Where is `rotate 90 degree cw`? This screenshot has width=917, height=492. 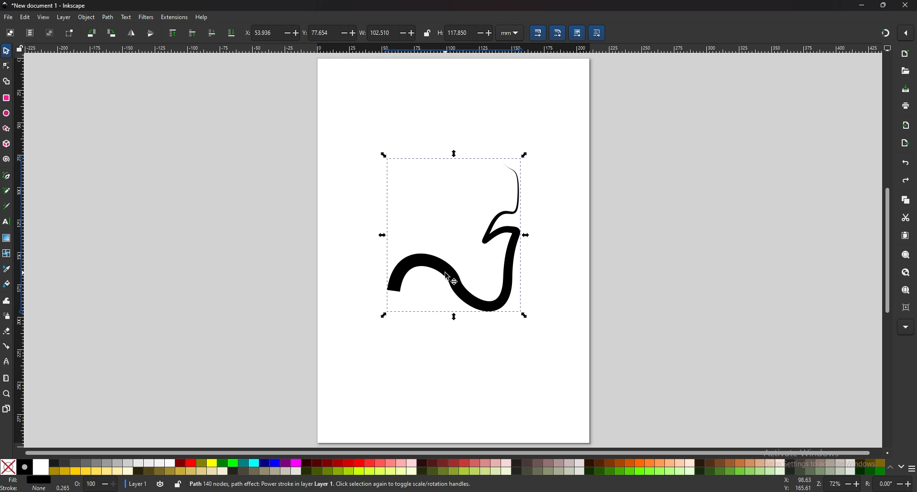 rotate 90 degree cw is located at coordinates (112, 33).